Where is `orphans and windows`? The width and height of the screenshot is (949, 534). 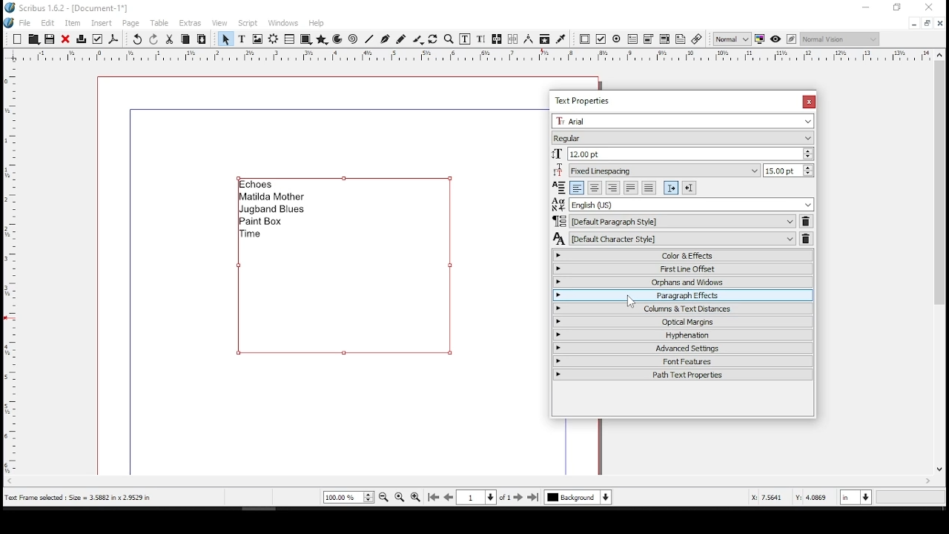 orphans and windows is located at coordinates (684, 282).